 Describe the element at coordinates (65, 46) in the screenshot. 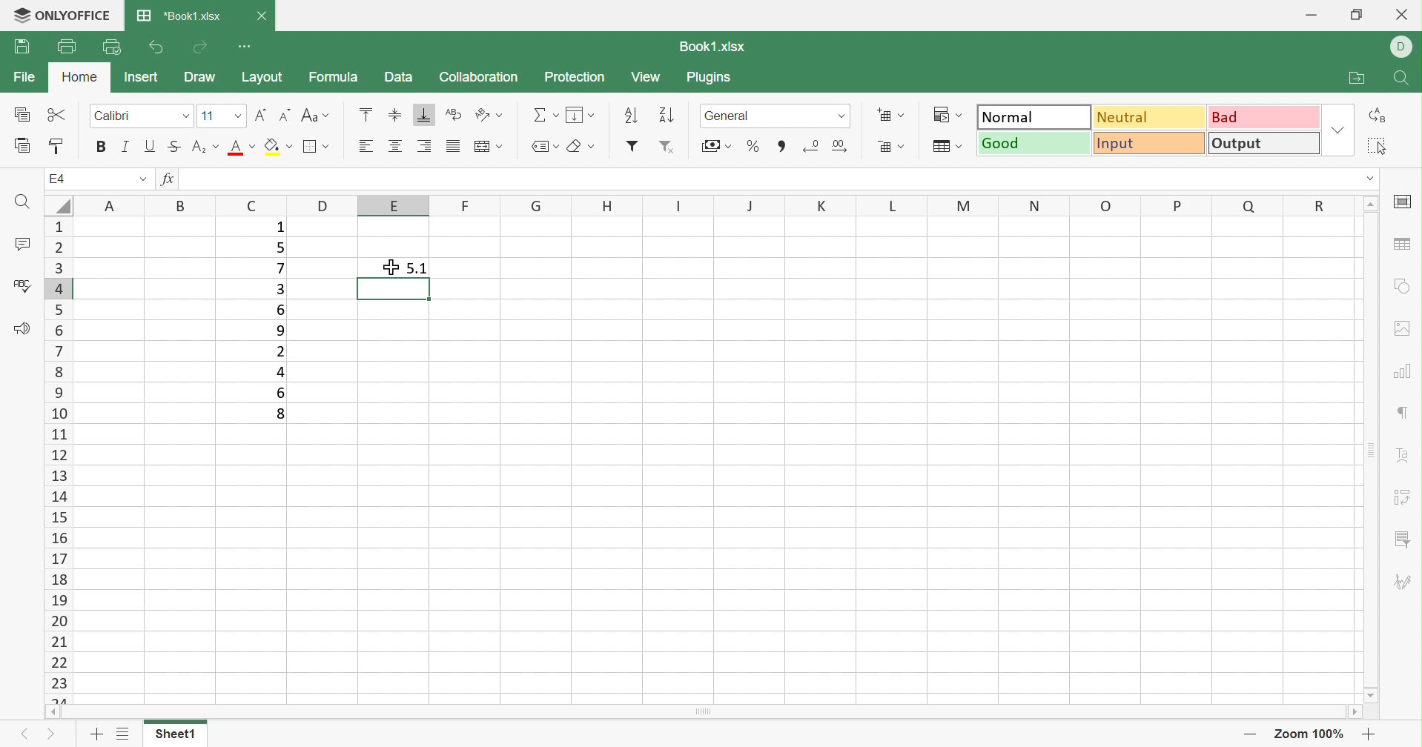

I see `Print` at that location.